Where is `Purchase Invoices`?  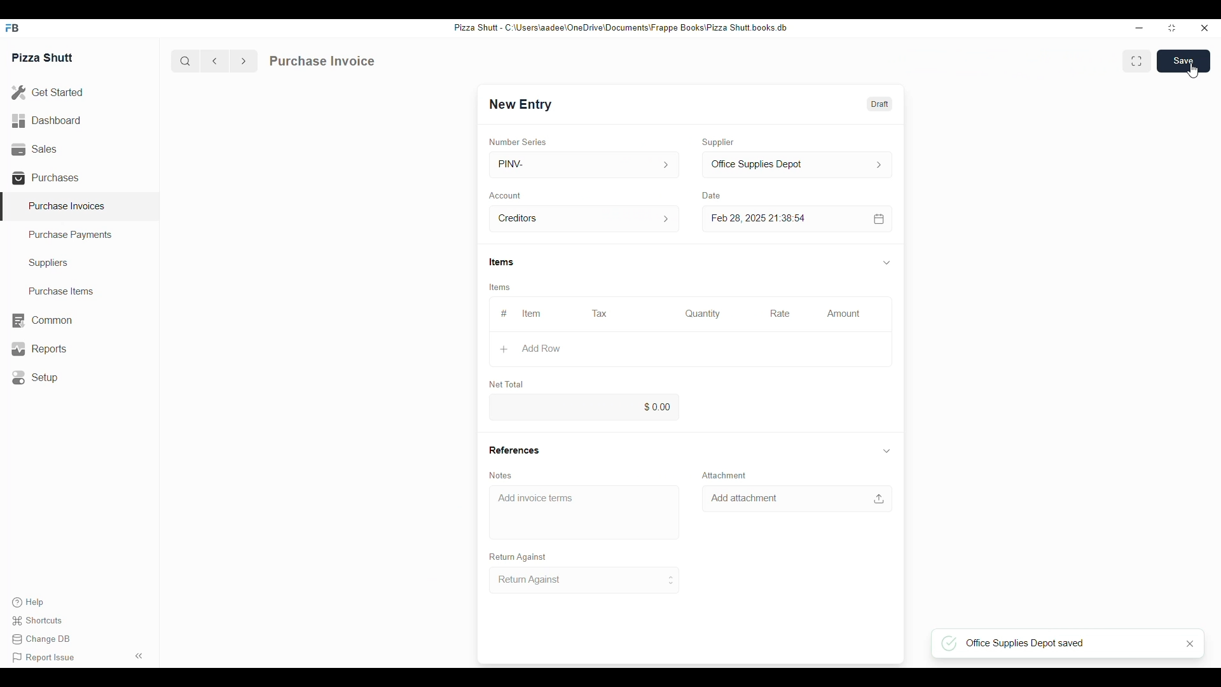 Purchase Invoices is located at coordinates (67, 205).